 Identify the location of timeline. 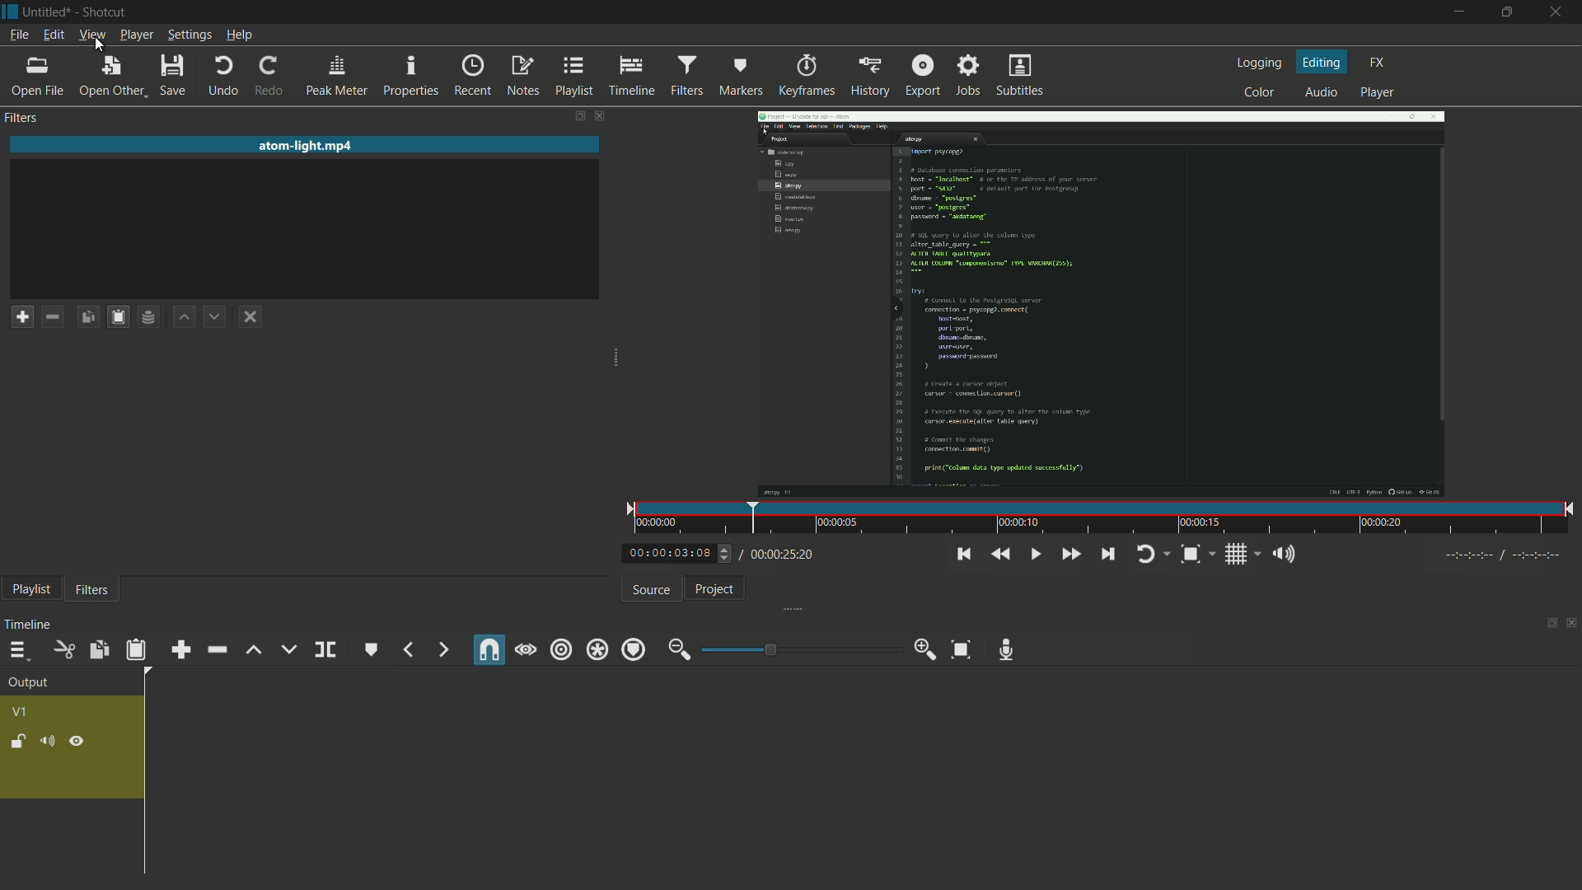
(630, 73).